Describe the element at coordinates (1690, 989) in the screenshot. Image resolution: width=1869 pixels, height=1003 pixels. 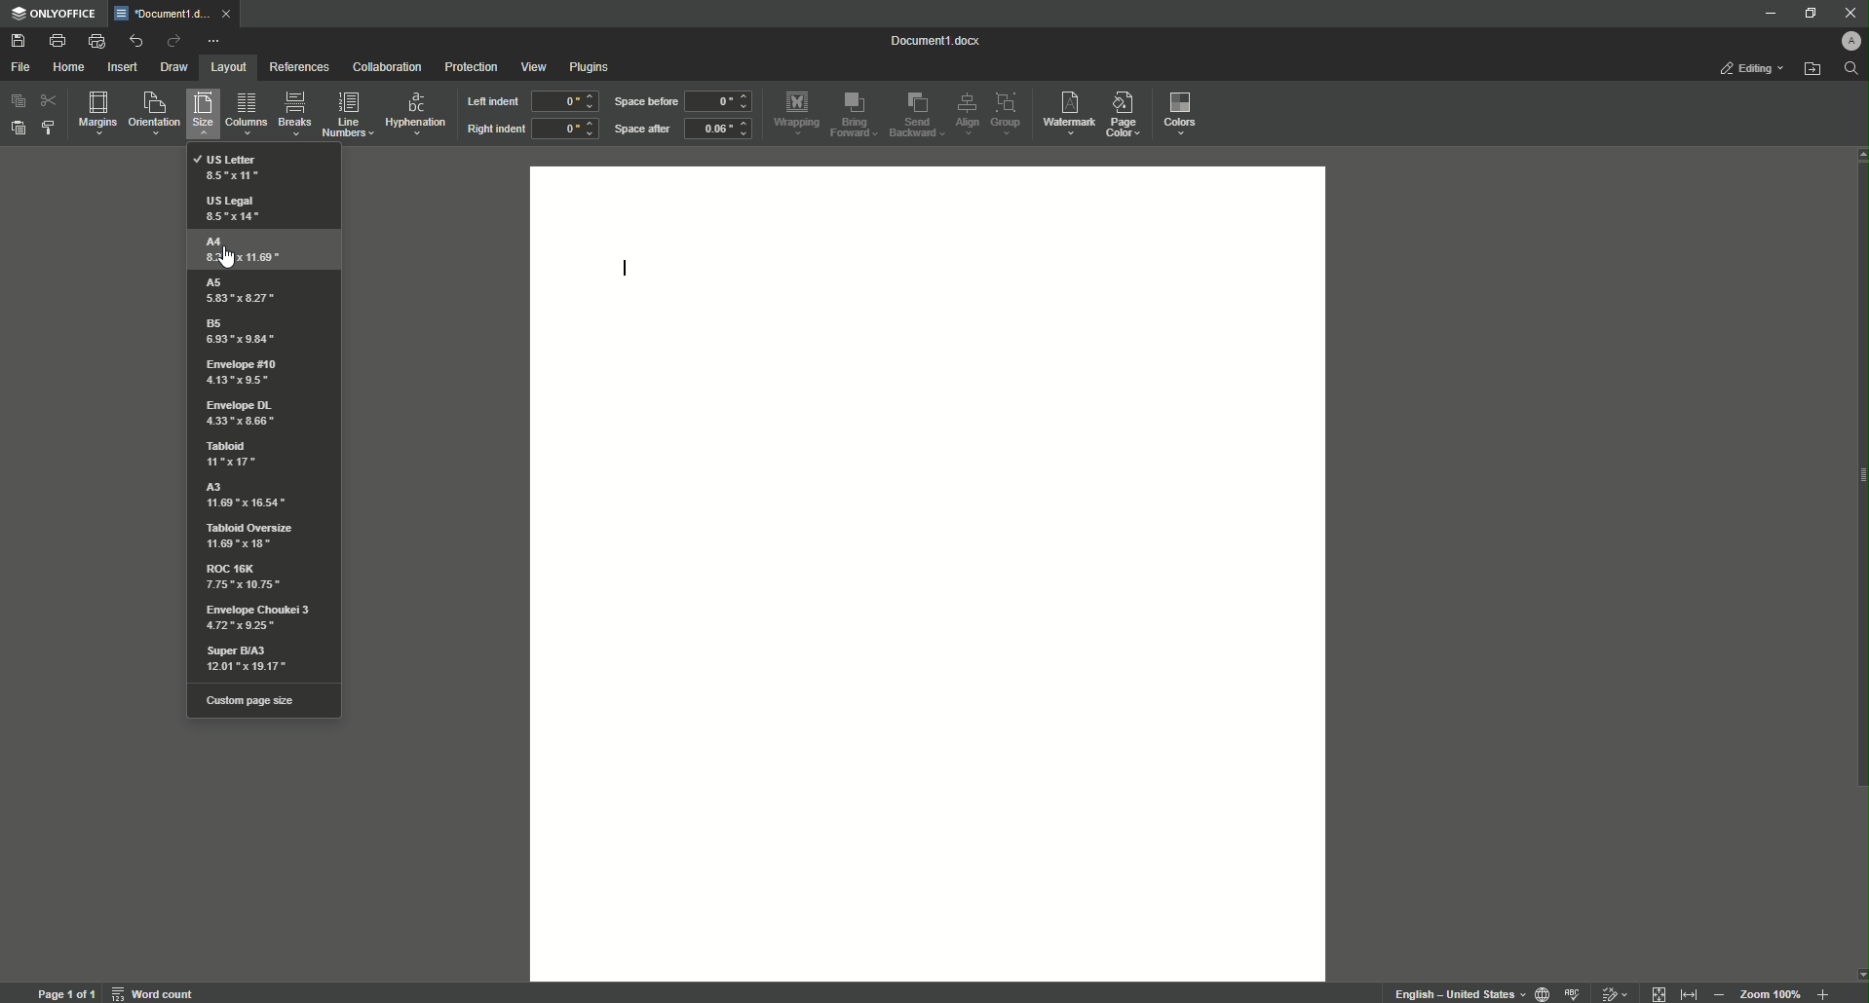
I see `Fit to Width` at that location.